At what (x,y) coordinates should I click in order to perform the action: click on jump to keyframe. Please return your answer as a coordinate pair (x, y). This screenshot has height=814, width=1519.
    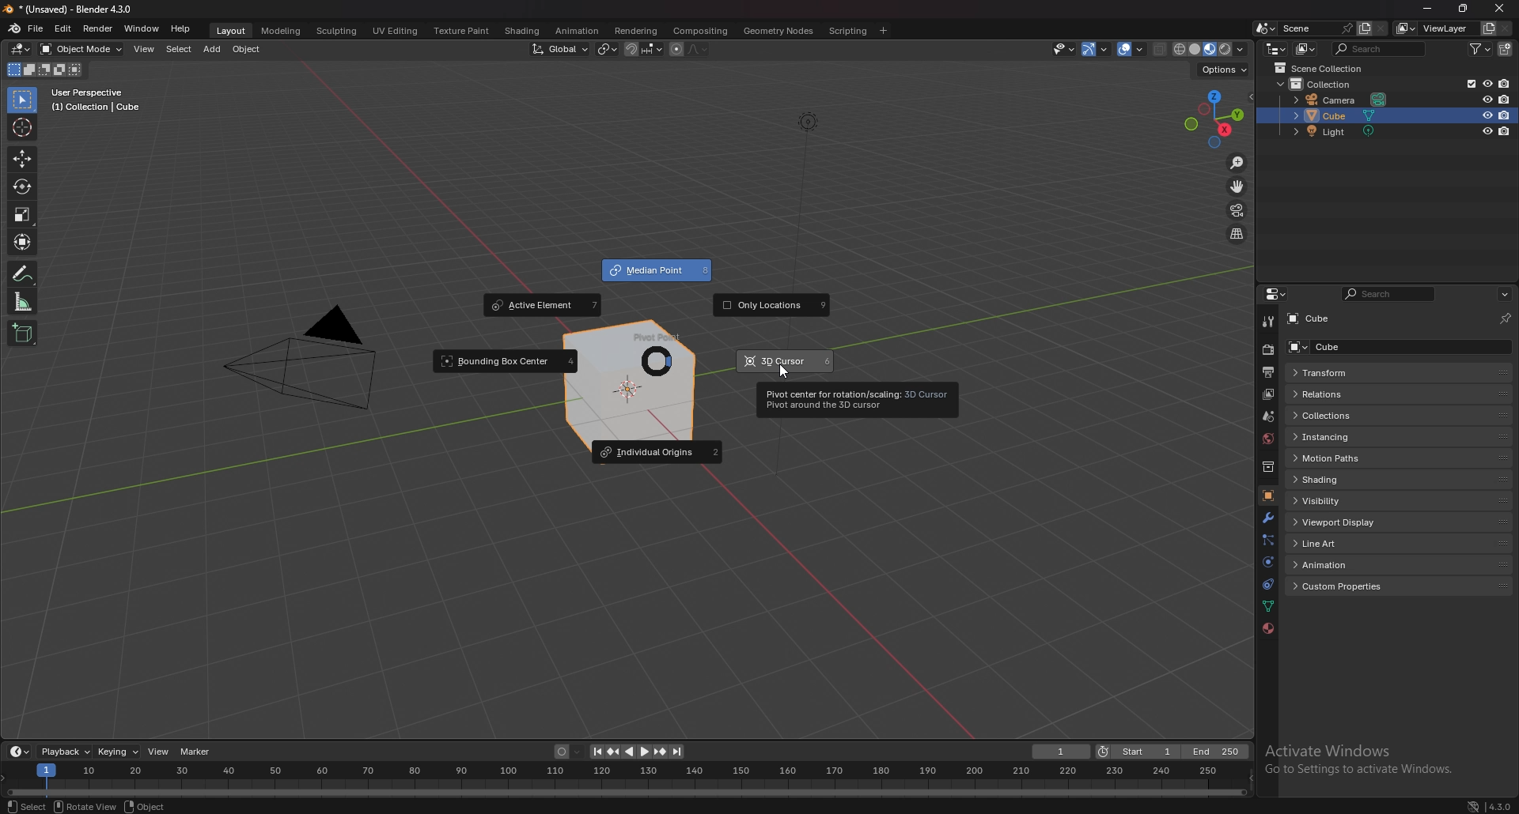
    Looking at the image, I should click on (659, 751).